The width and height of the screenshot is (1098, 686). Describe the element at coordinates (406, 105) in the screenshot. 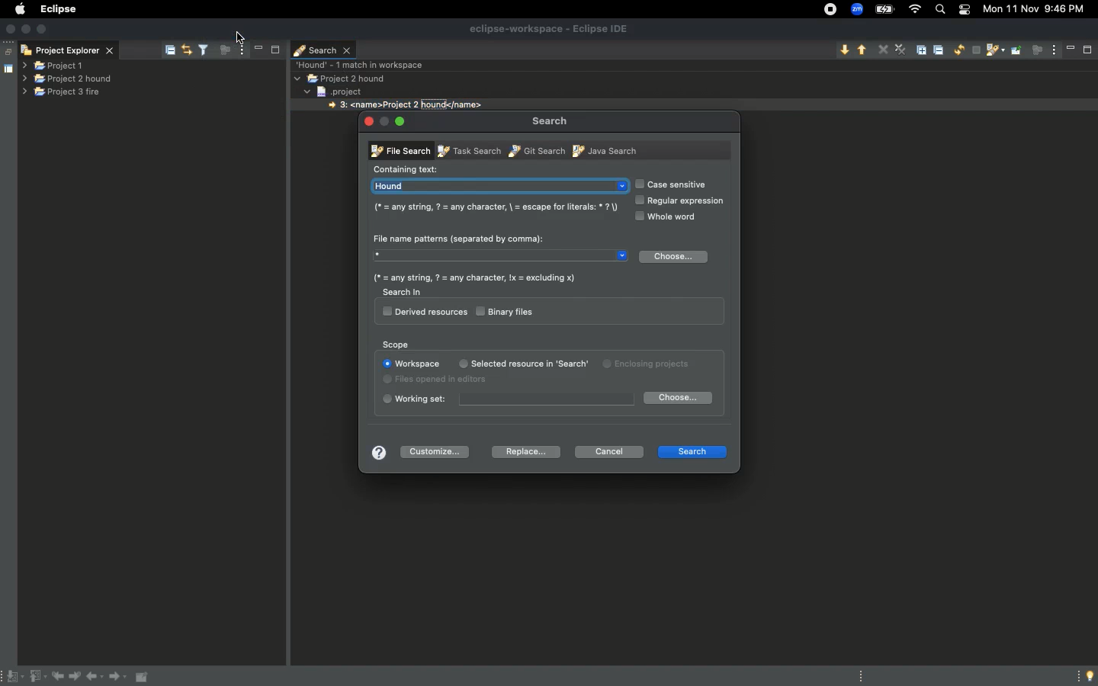

I see `3: <name>Project 2 hound</name>` at that location.